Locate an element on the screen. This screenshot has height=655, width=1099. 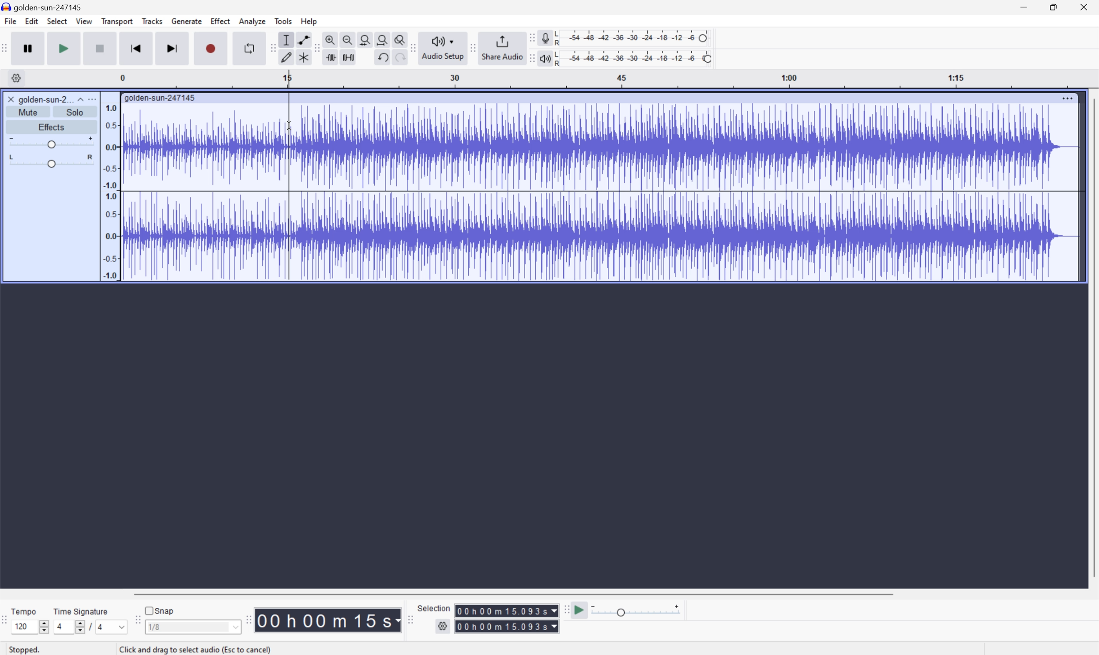
Audacity audio setup toolbar is located at coordinates (412, 48).